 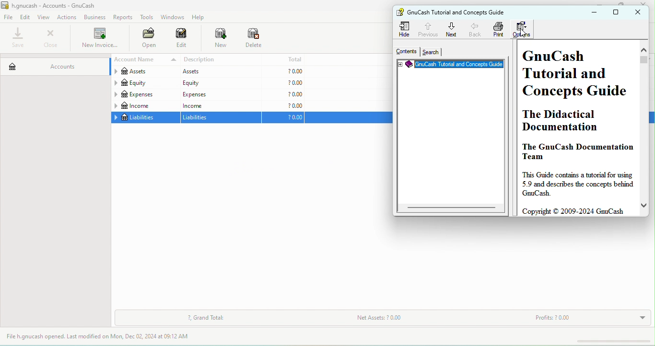 What do you see at coordinates (283, 105) in the screenshot?
I see `?0.00` at bounding box center [283, 105].